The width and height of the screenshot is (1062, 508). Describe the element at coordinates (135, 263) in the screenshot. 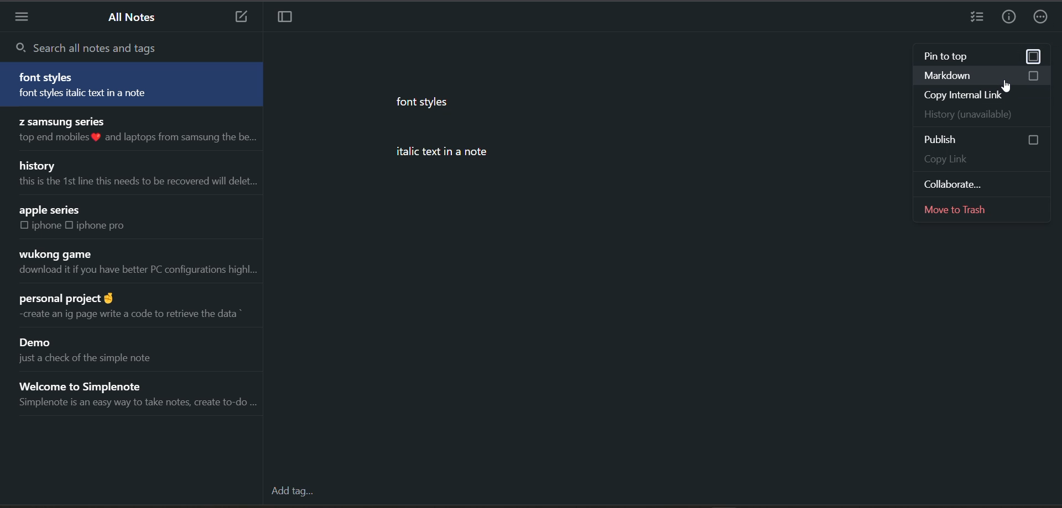

I see `note title and preview` at that location.